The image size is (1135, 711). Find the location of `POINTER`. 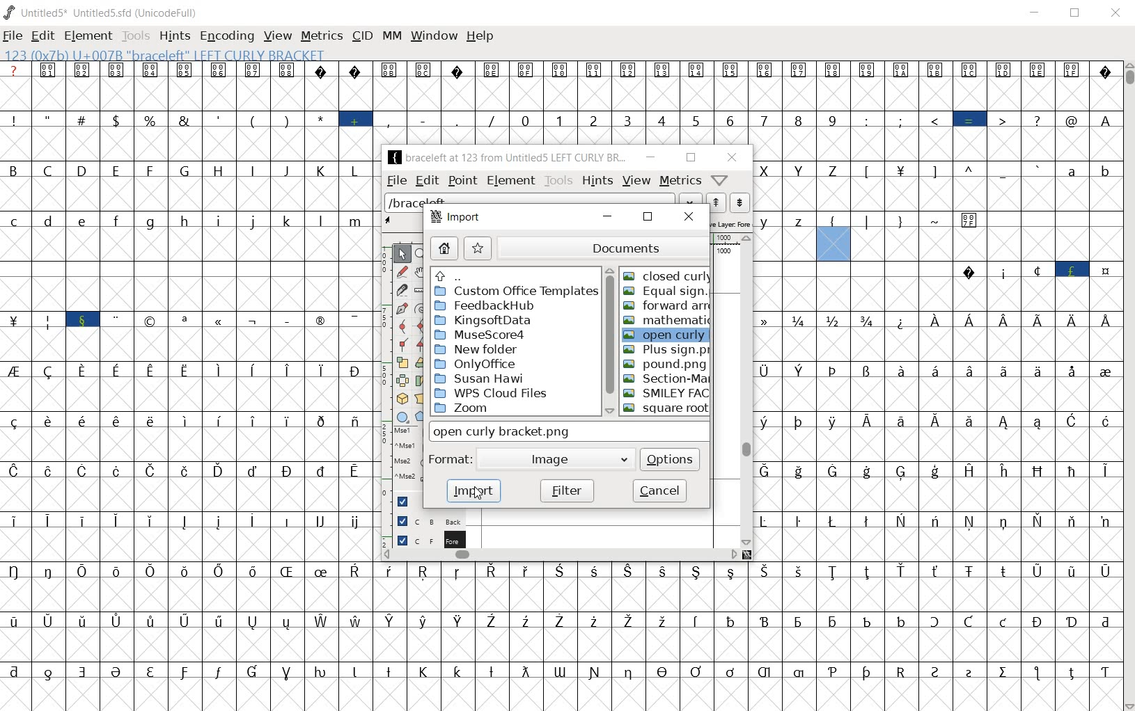

POINTER is located at coordinates (402, 254).